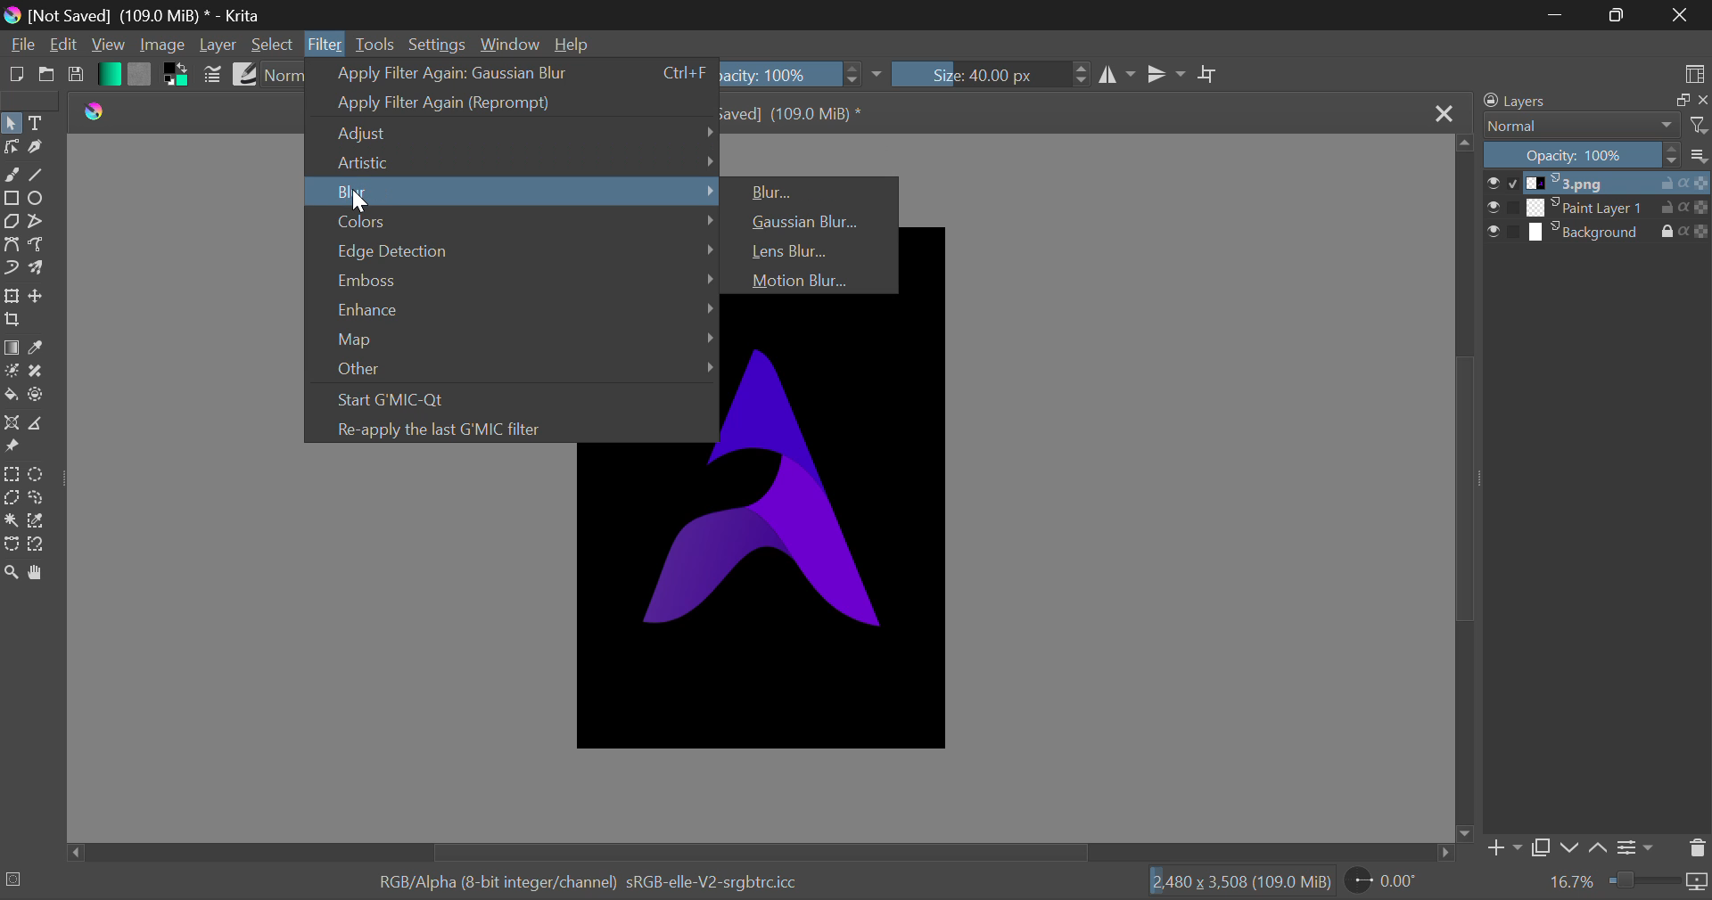  I want to click on Freehand, so click(12, 175).